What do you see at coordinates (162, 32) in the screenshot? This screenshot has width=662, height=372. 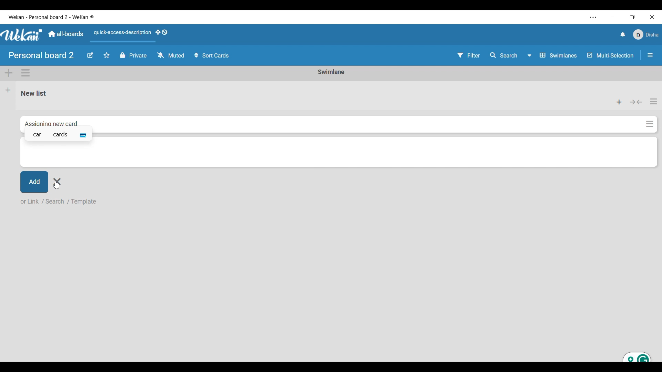 I see `Show desktop drag handles` at bounding box center [162, 32].